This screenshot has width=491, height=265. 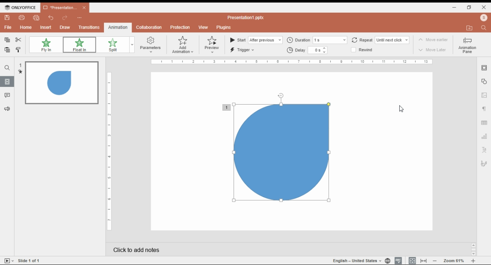 What do you see at coordinates (51, 18) in the screenshot?
I see `undo` at bounding box center [51, 18].